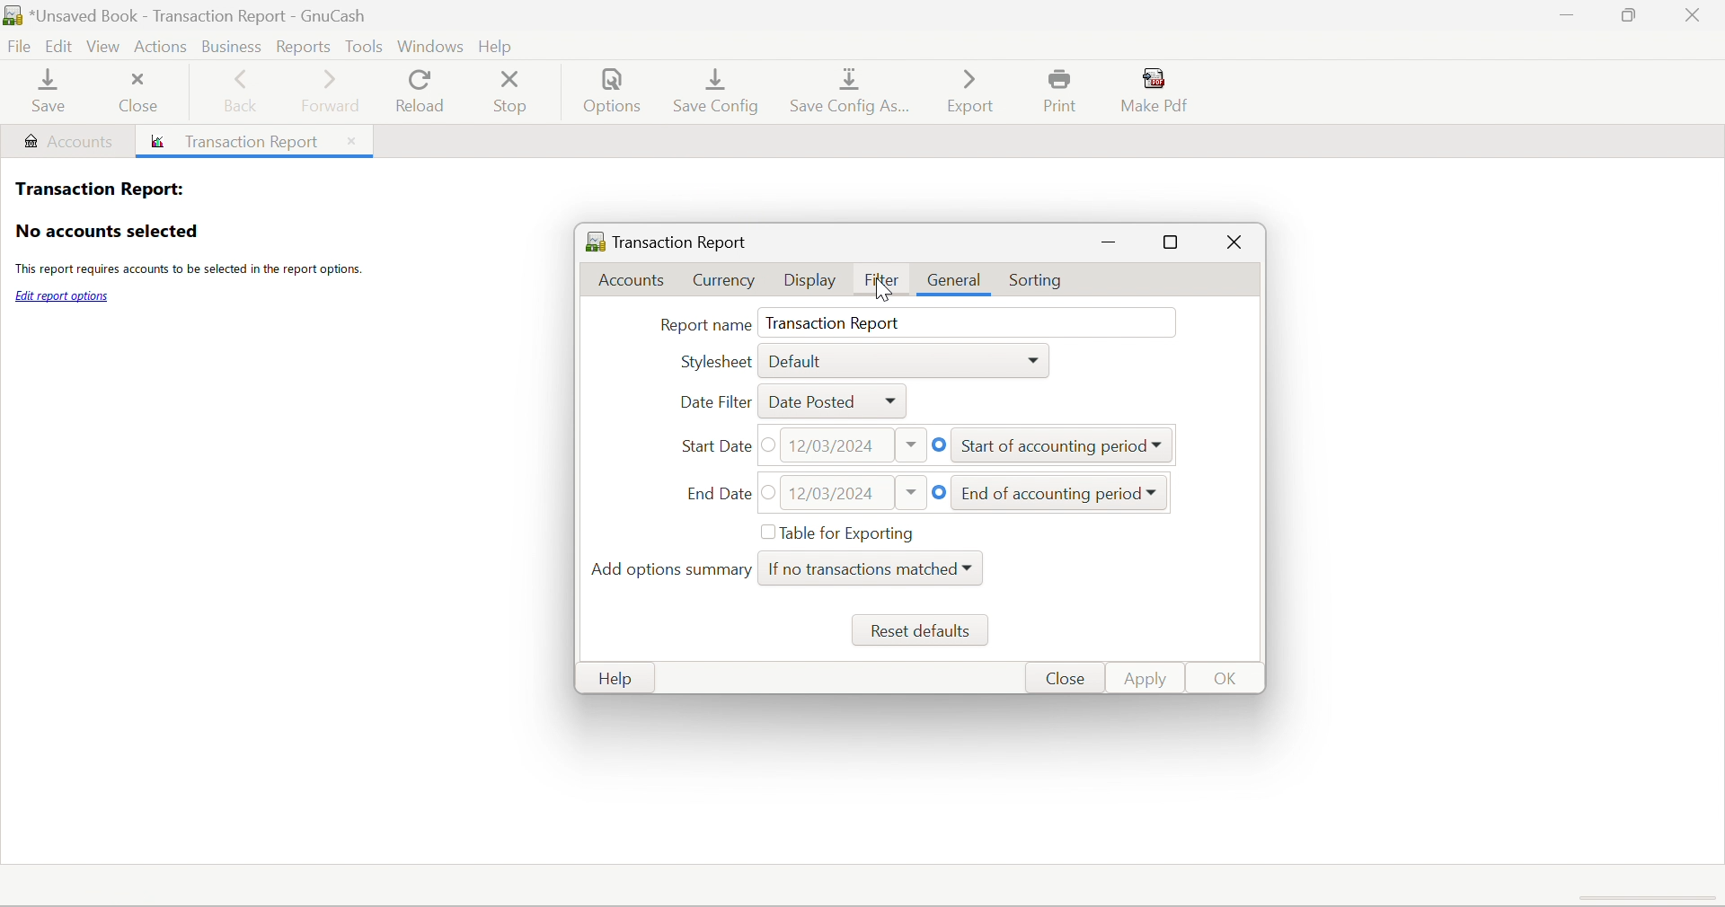 Image resolution: width=1725 pixels, height=907 pixels. What do you see at coordinates (1695, 15) in the screenshot?
I see `Close` at bounding box center [1695, 15].